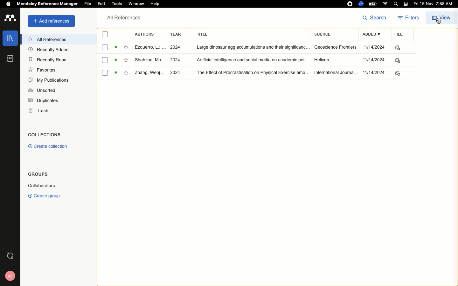  What do you see at coordinates (250, 35) in the screenshot?
I see `Title` at bounding box center [250, 35].